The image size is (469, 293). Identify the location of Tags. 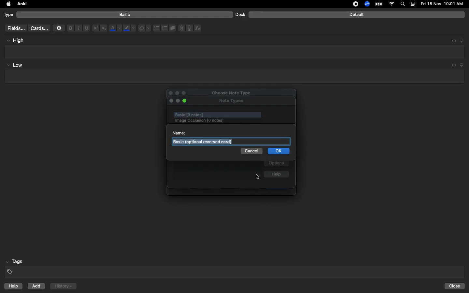
(235, 267).